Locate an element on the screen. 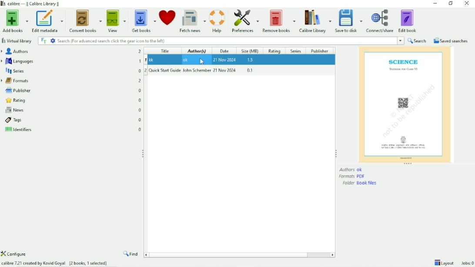 The image size is (475, 267). Remove books is located at coordinates (279, 21).